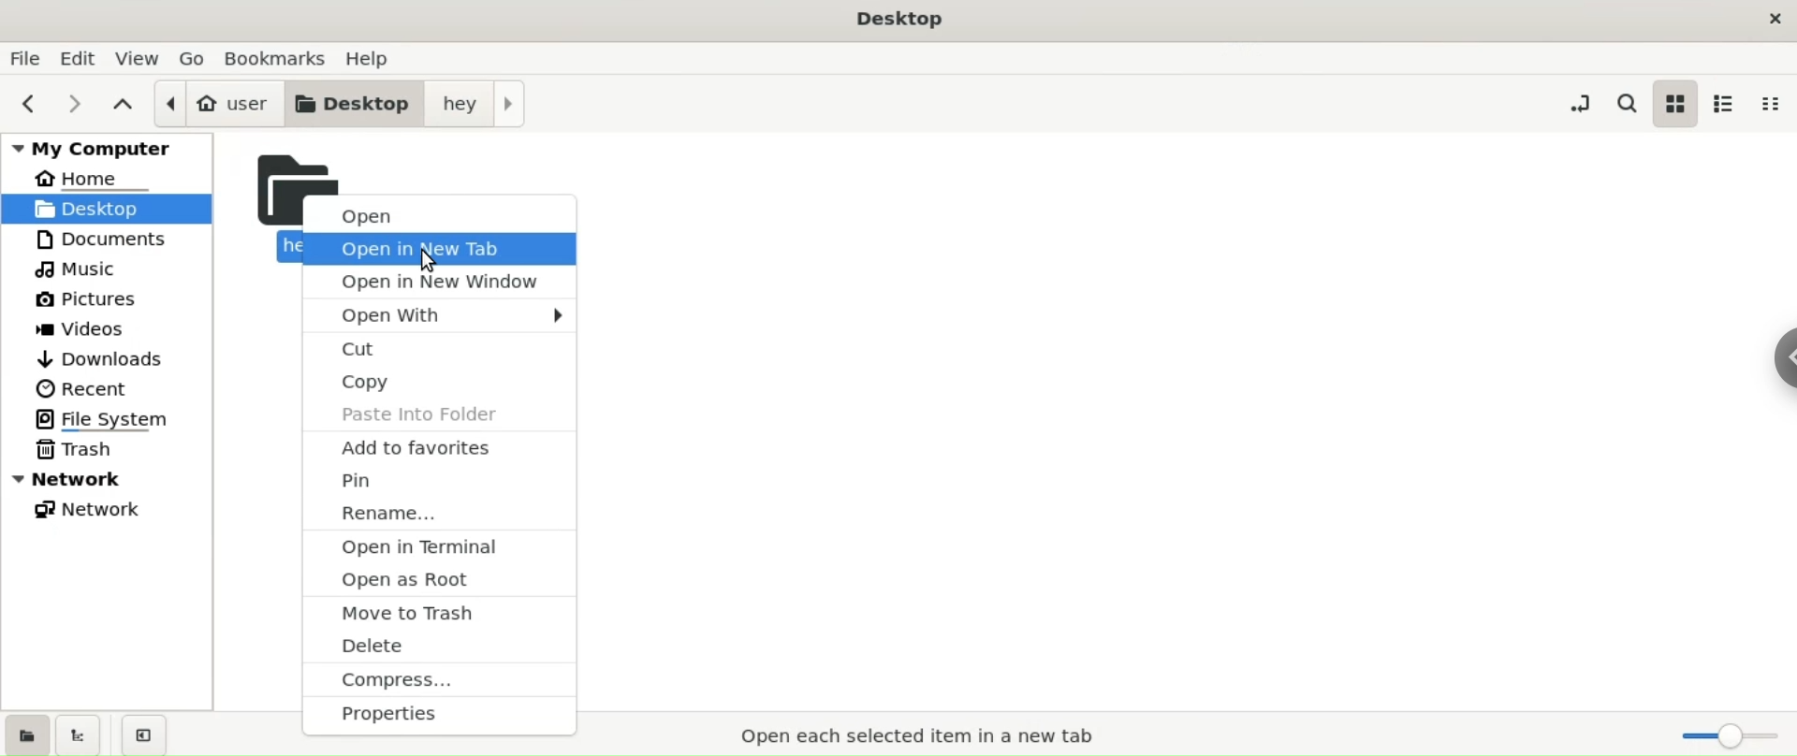 This screenshot has height=756, width=1797. I want to click on open in new window, so click(439, 282).